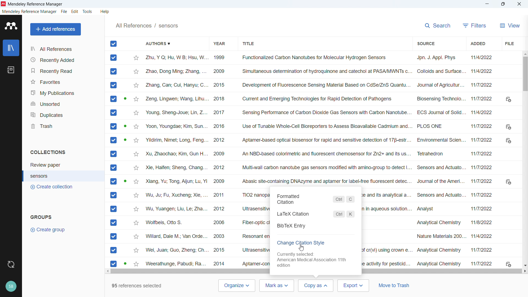 The image size is (528, 297). Describe the element at coordinates (64, 59) in the screenshot. I see `recently added` at that location.